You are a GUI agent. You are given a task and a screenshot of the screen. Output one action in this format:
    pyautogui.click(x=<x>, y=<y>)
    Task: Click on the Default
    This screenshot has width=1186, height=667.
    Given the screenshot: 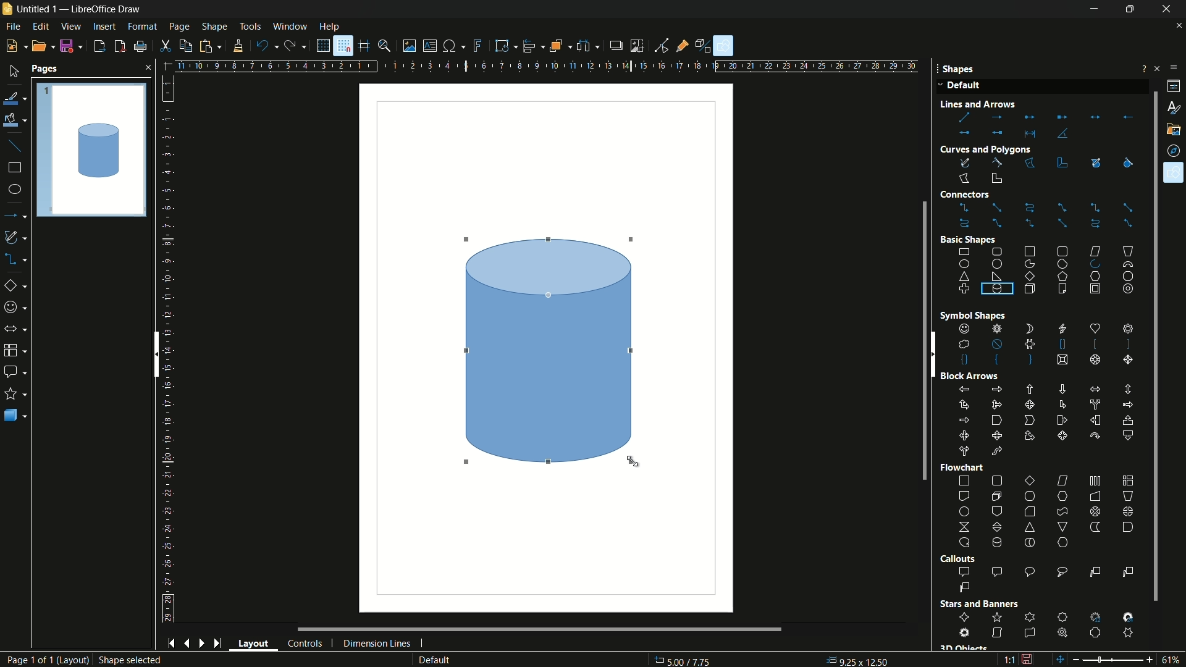 What is the action you would take?
    pyautogui.click(x=961, y=86)
    